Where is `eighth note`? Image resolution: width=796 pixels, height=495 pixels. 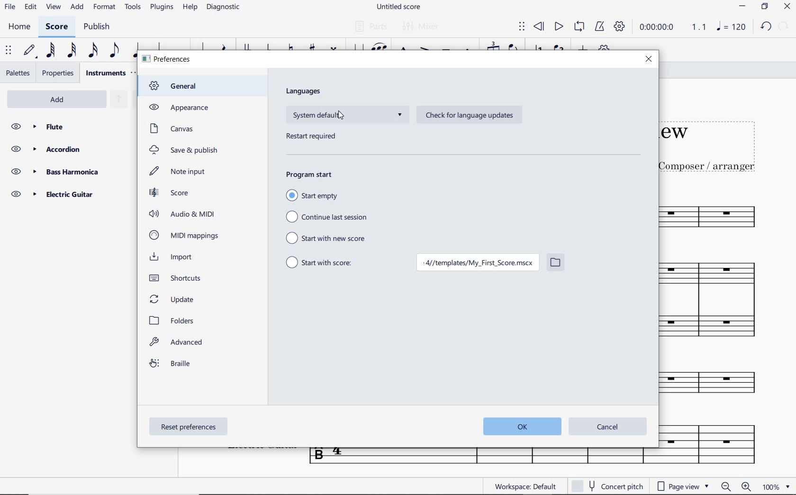 eighth note is located at coordinates (113, 51).